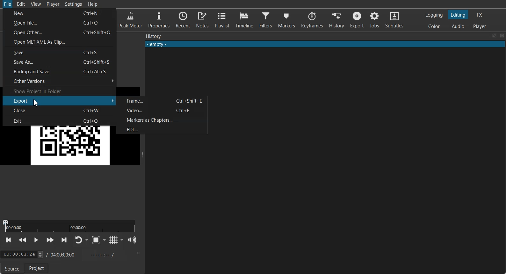 Image resolution: width=506 pixels, height=274 pixels. Describe the element at coordinates (36, 52) in the screenshot. I see `Save` at that location.